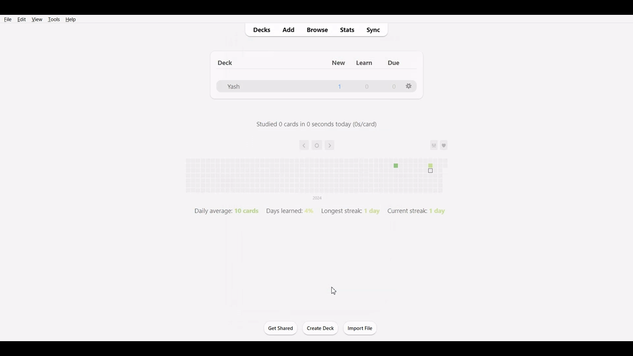  What do you see at coordinates (70, 19) in the screenshot?
I see `Help` at bounding box center [70, 19].